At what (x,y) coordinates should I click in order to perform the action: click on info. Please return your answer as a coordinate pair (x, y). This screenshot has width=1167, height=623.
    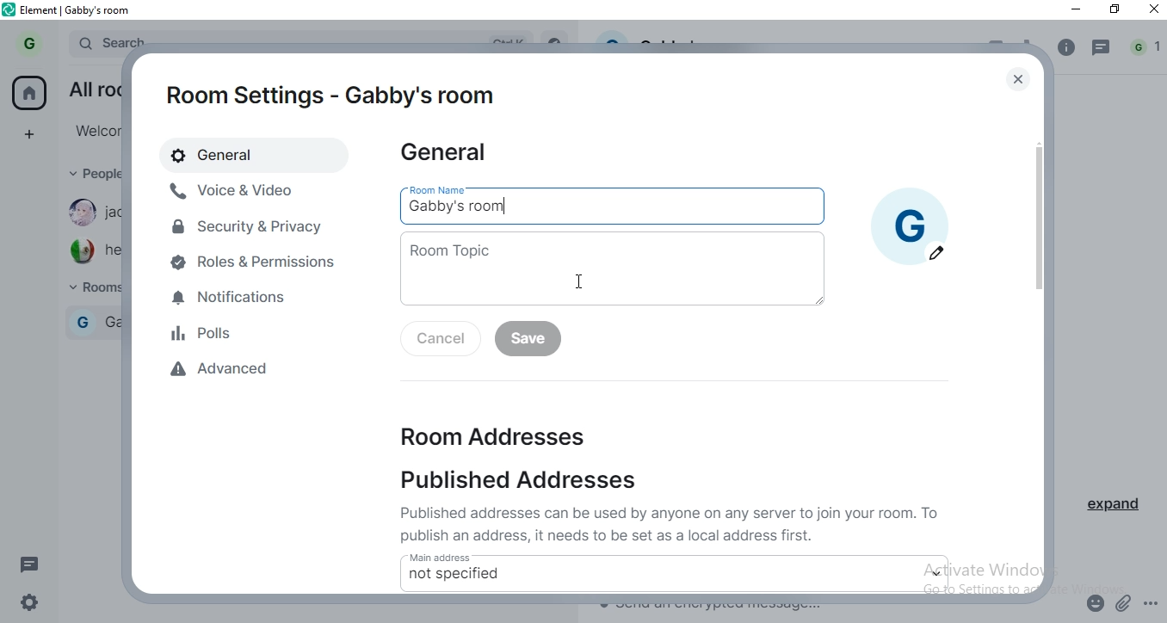
    Looking at the image, I should click on (1066, 47).